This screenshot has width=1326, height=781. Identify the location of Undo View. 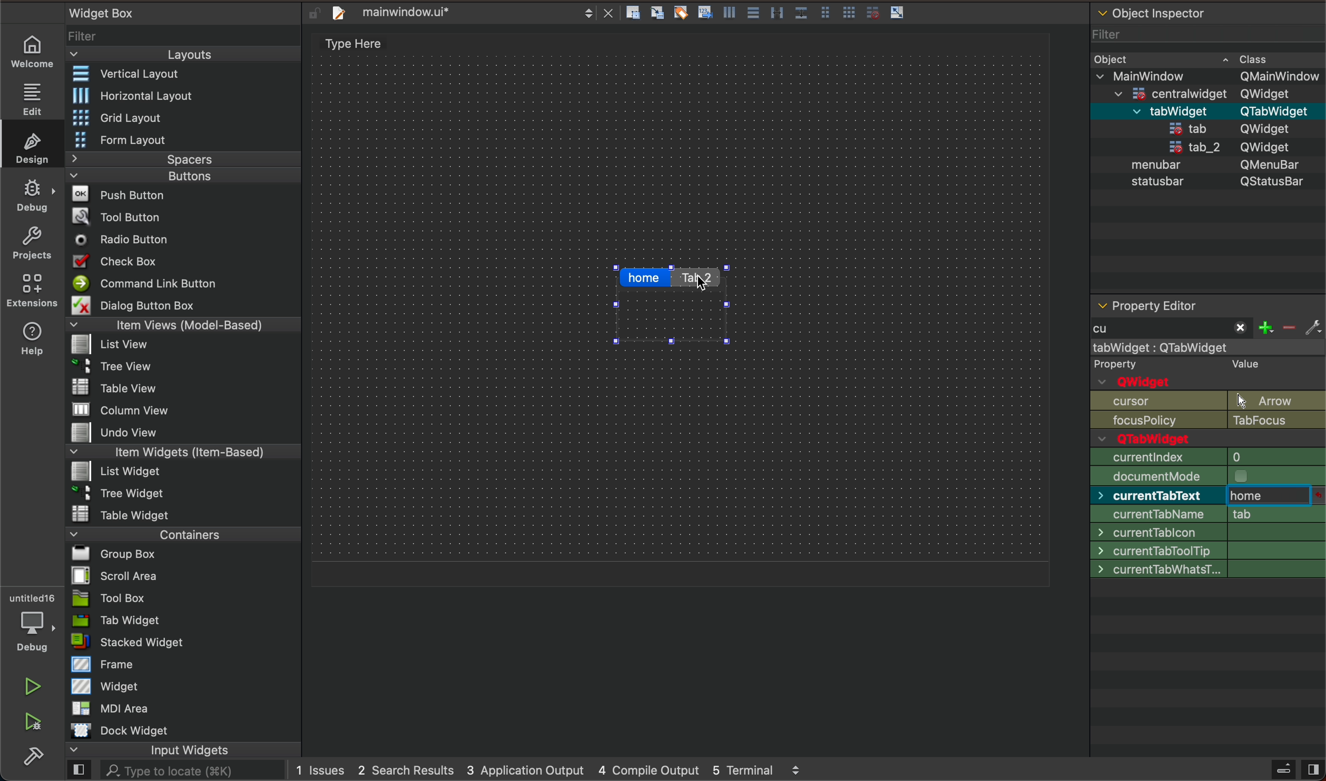
(109, 434).